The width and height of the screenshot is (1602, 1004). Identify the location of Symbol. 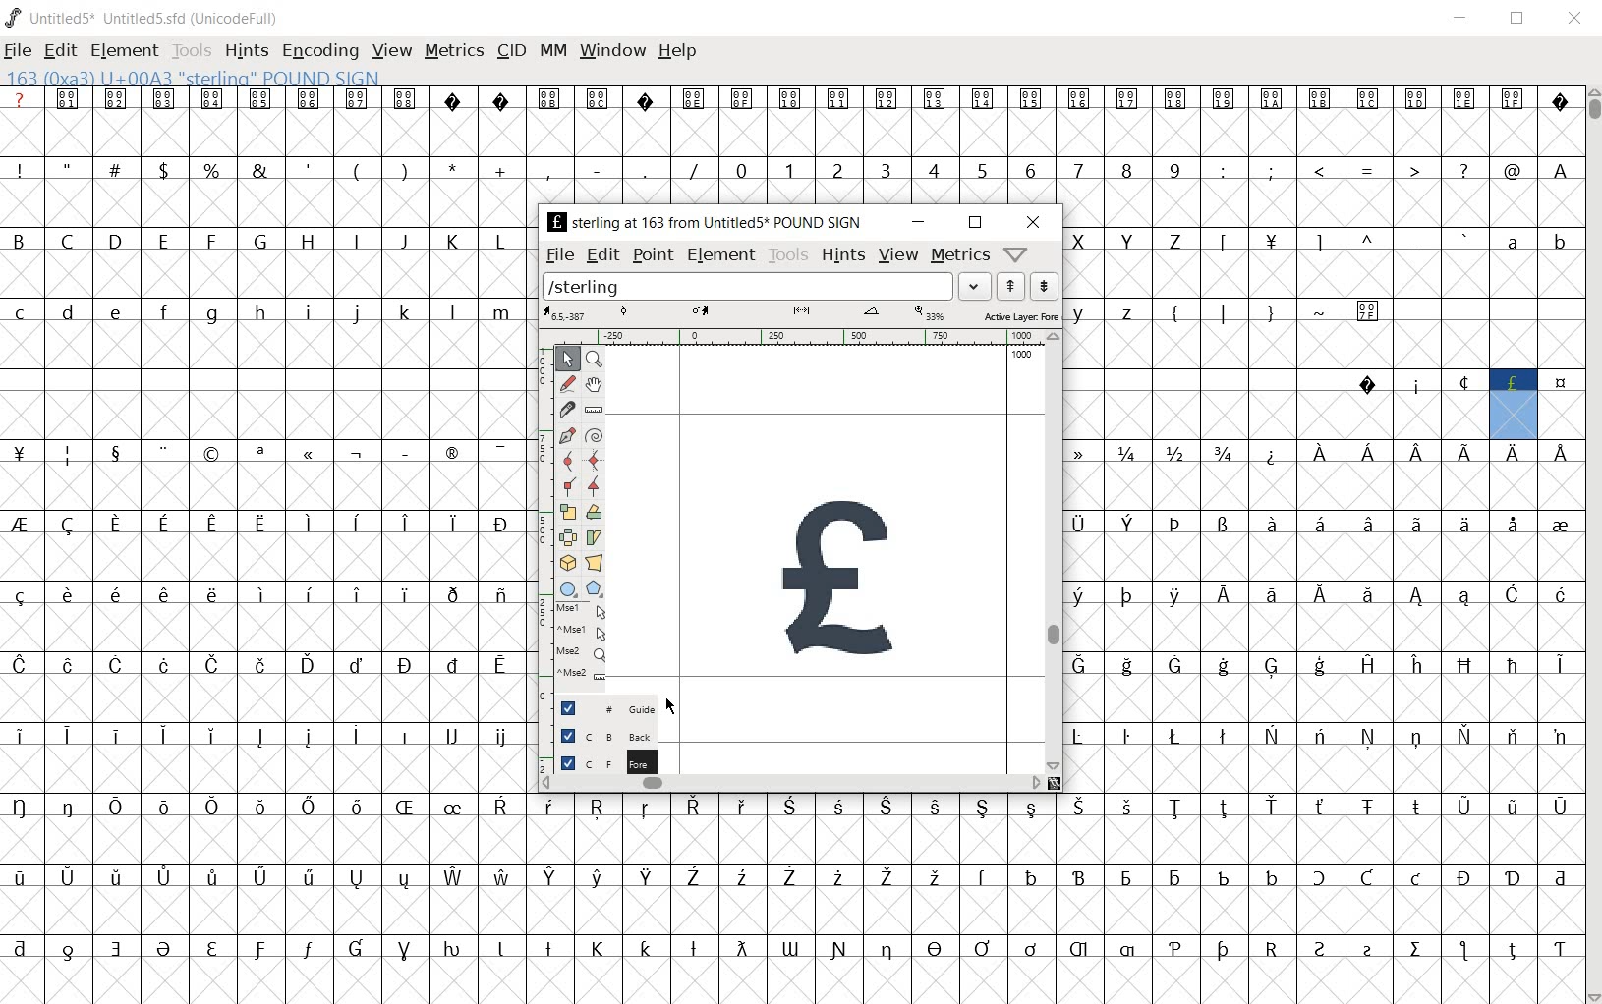
(1032, 876).